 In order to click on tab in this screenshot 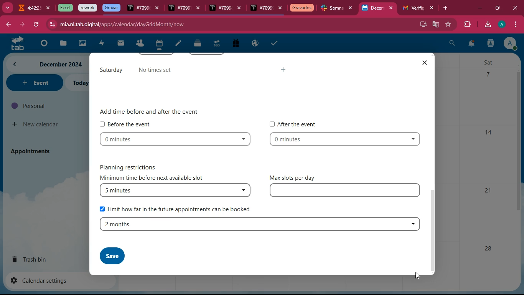, I will do `click(28, 9)`.